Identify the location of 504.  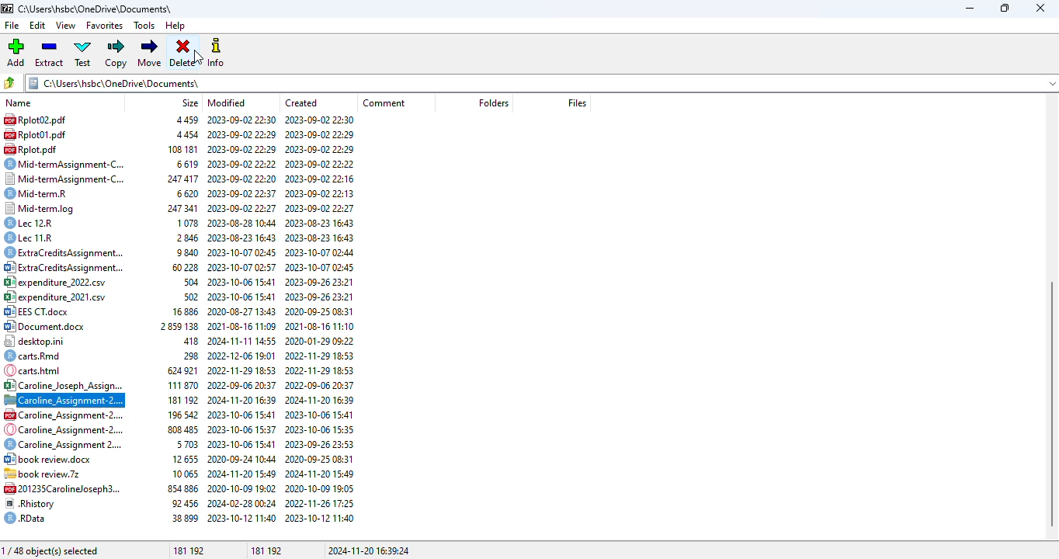
(189, 282).